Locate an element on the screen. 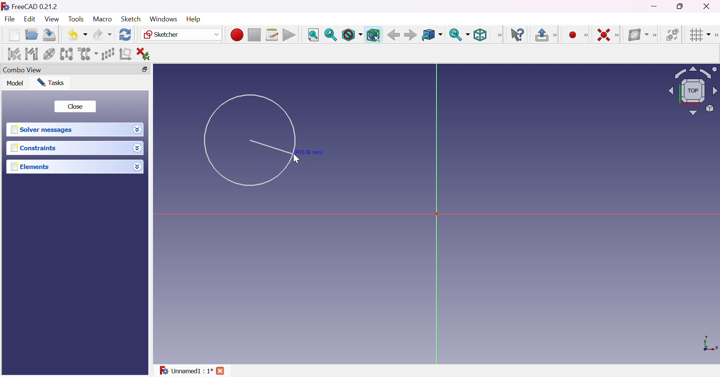  Back is located at coordinates (393, 34).